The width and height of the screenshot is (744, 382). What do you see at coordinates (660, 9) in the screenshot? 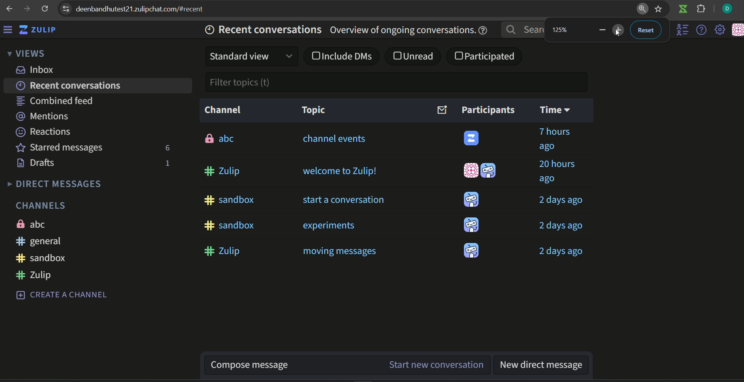
I see `bookmark` at bounding box center [660, 9].